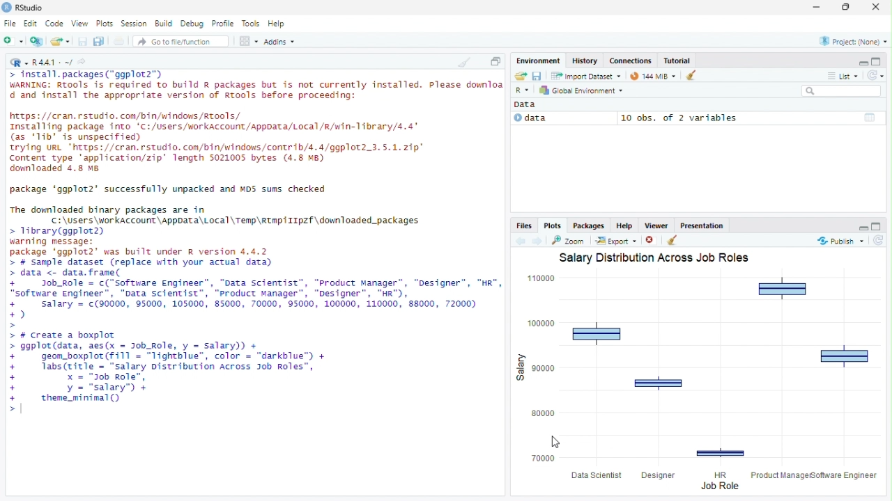 This screenshot has height=501, width=892. I want to click on Build, so click(163, 24).